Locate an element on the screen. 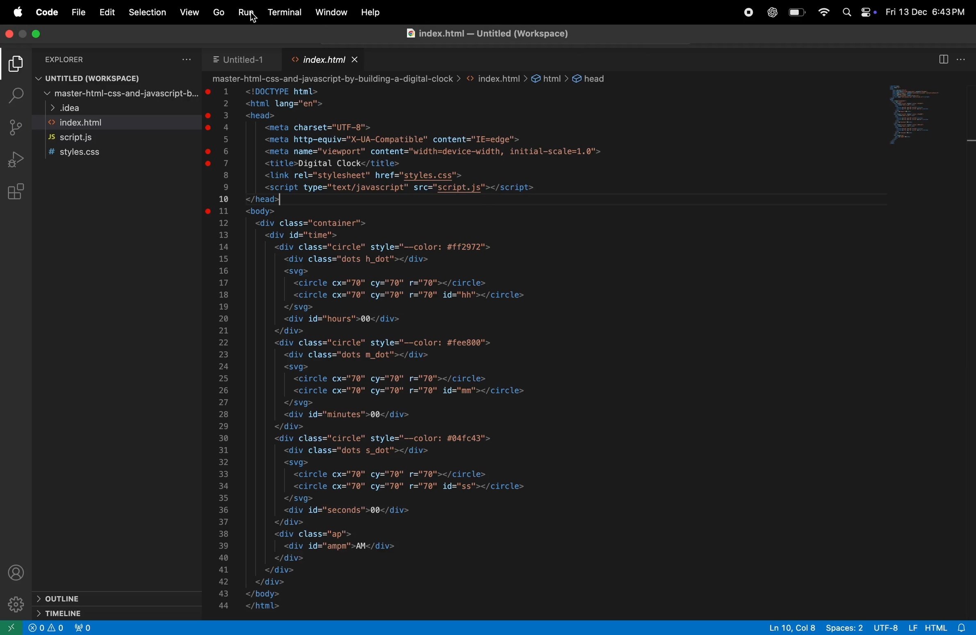 The image size is (976, 635). search is located at coordinates (14, 94).